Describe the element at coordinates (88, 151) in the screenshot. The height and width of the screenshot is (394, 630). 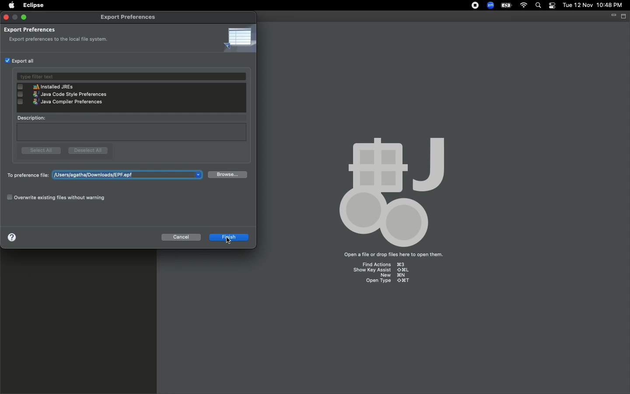
I see `Deselect all` at that location.